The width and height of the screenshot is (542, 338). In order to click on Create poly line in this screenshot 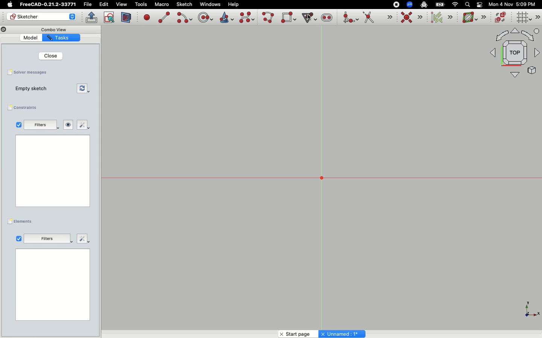, I will do `click(268, 18)`.